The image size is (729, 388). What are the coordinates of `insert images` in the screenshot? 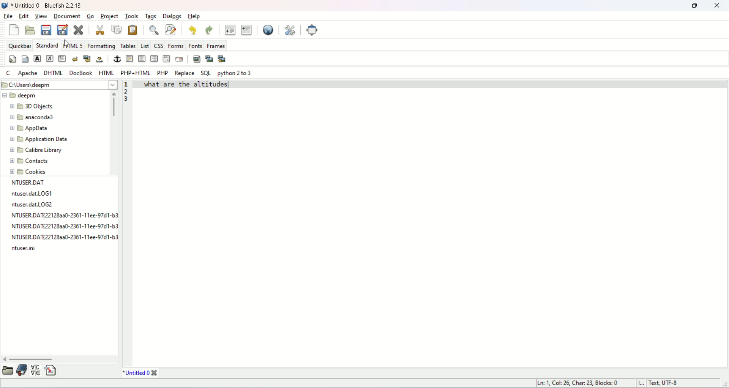 It's located at (197, 58).